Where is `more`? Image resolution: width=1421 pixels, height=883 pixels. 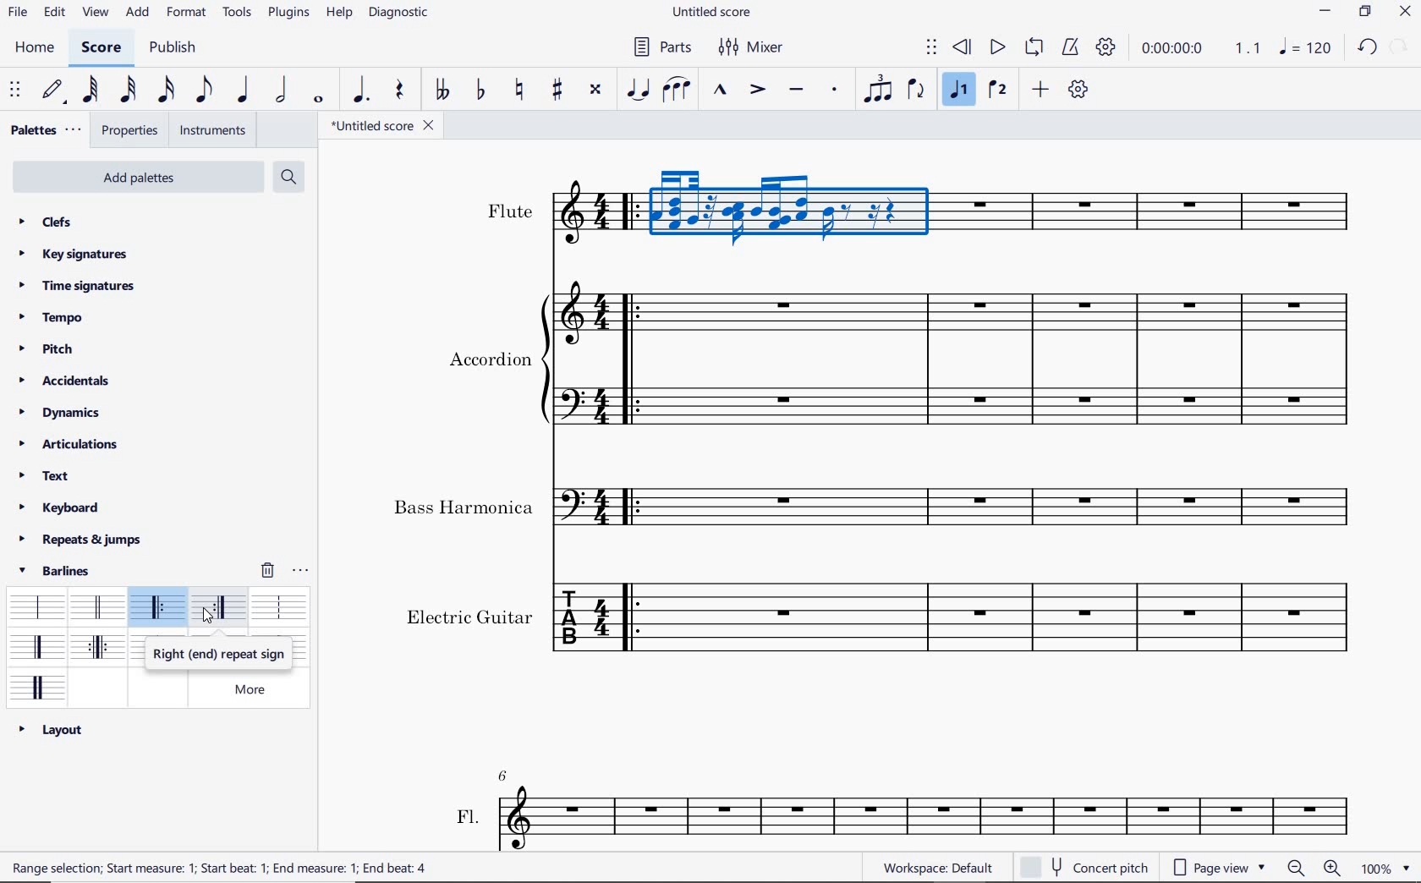
more is located at coordinates (258, 689).